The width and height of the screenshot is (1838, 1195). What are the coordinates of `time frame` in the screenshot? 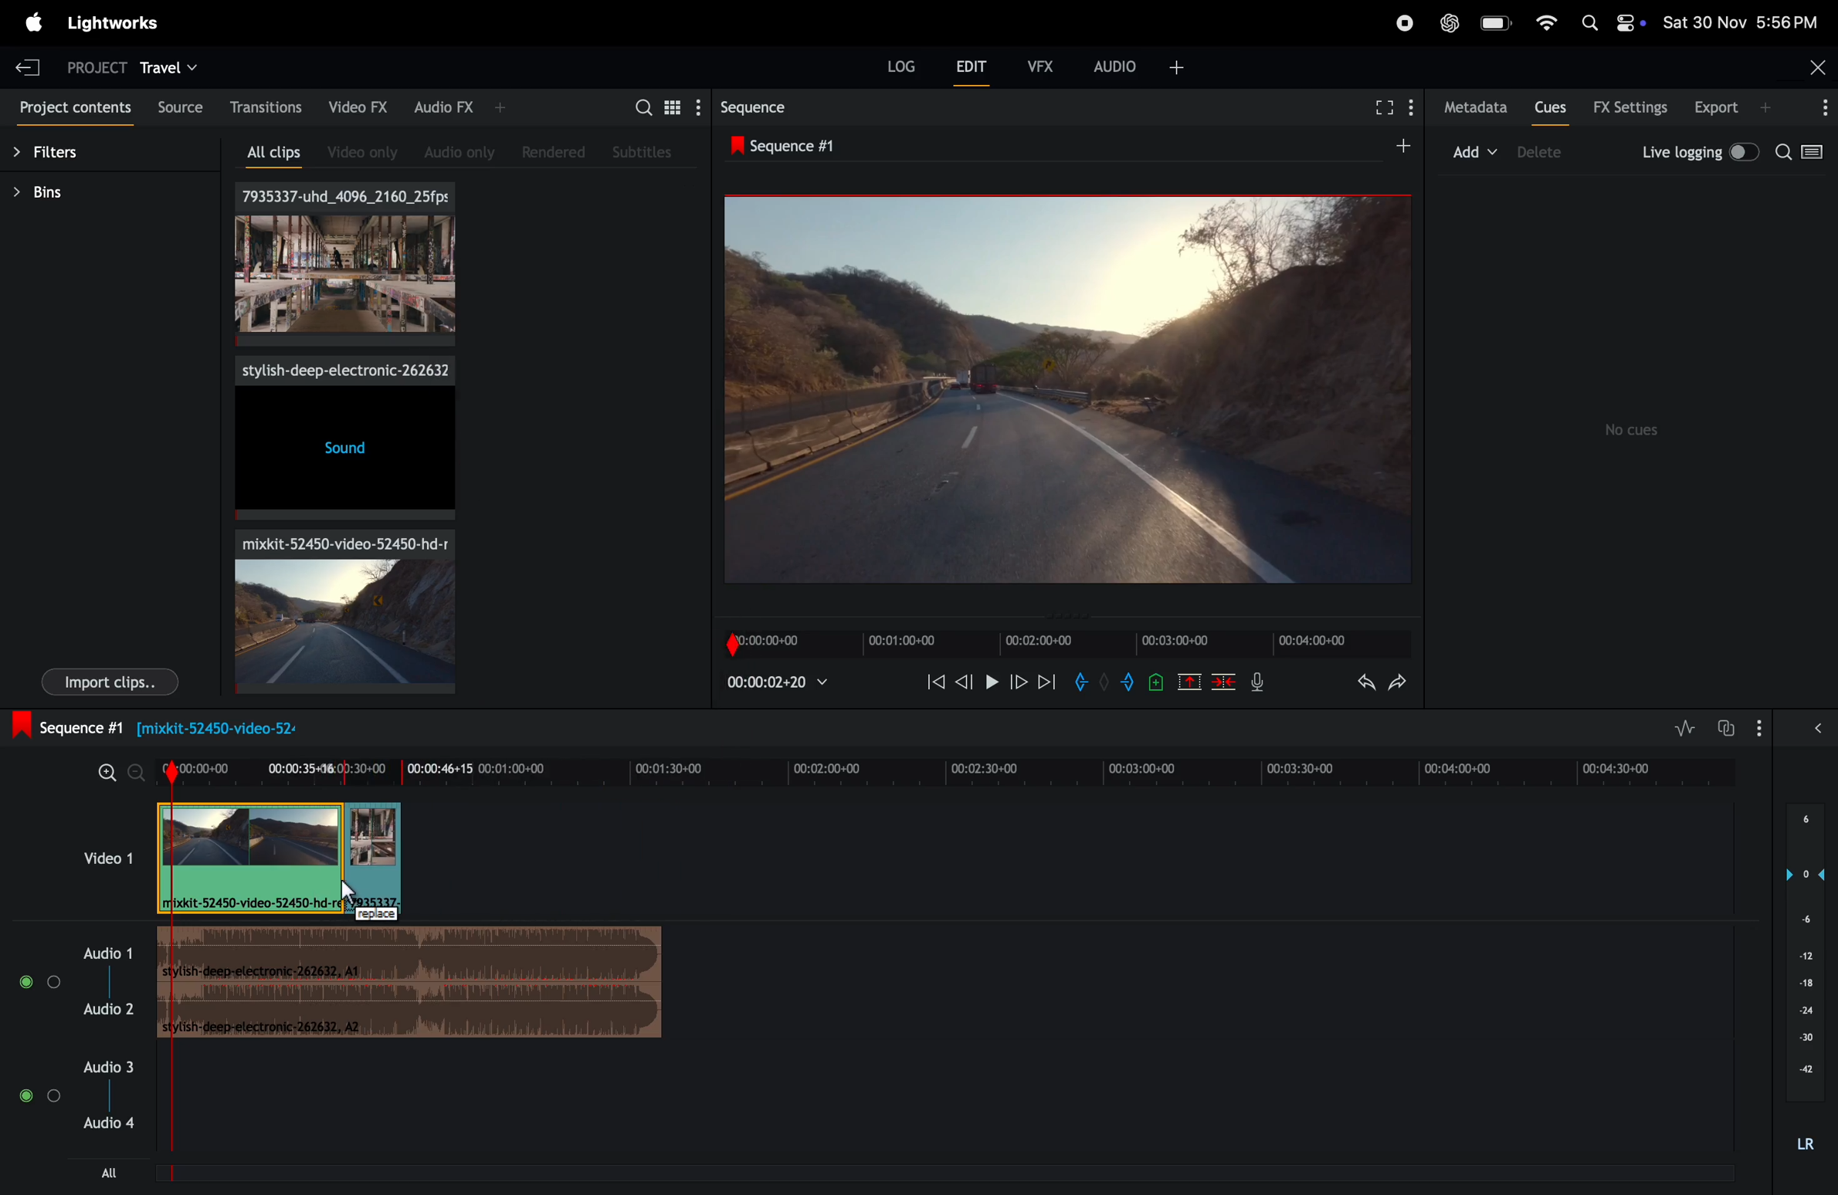 It's located at (946, 767).